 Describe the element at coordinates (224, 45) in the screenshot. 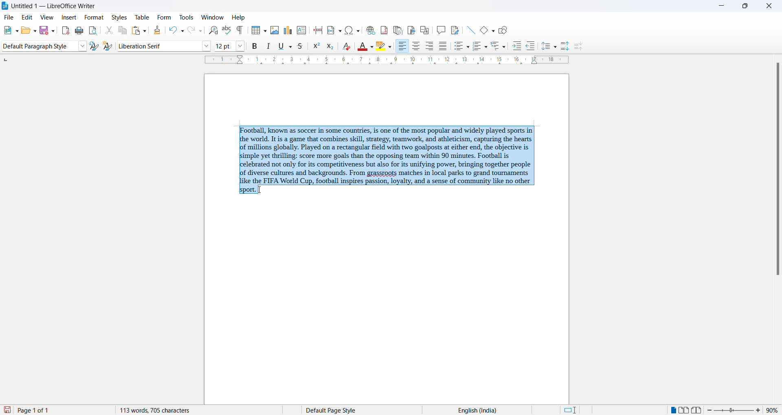

I see `font size` at that location.